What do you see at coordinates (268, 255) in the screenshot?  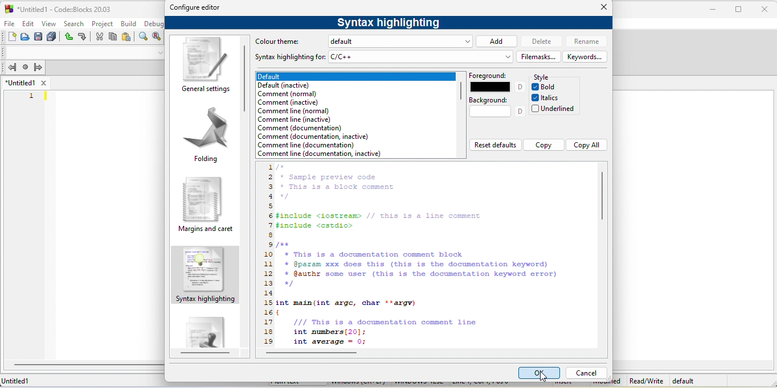 I see `line numbering` at bounding box center [268, 255].